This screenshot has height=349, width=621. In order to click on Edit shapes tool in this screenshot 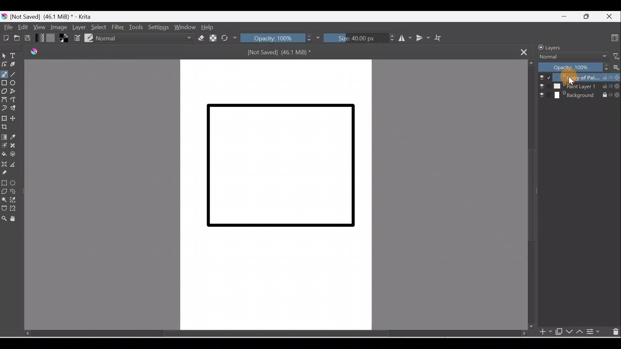, I will do `click(4, 63)`.